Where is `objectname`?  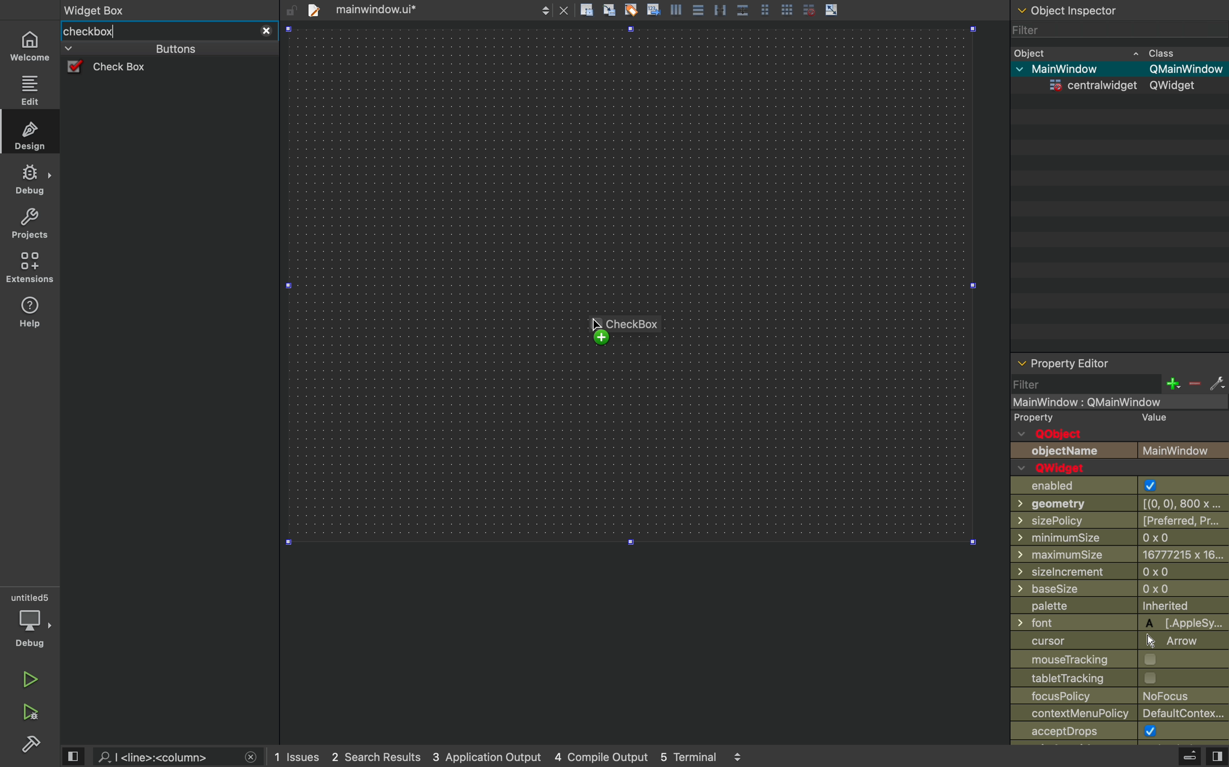
objectname is located at coordinates (1119, 451).